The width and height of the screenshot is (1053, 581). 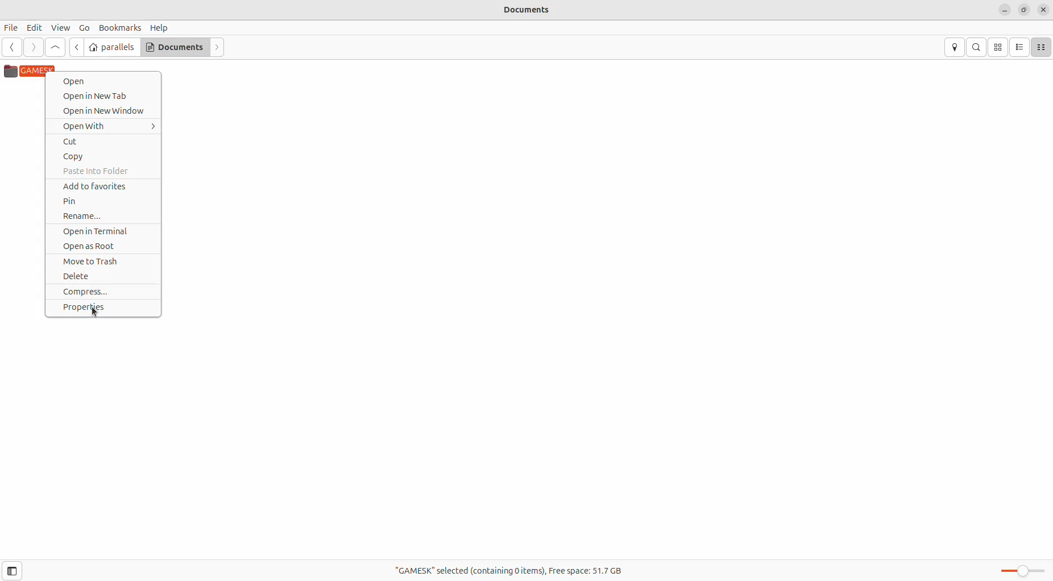 What do you see at coordinates (997, 47) in the screenshot?
I see `icon view` at bounding box center [997, 47].